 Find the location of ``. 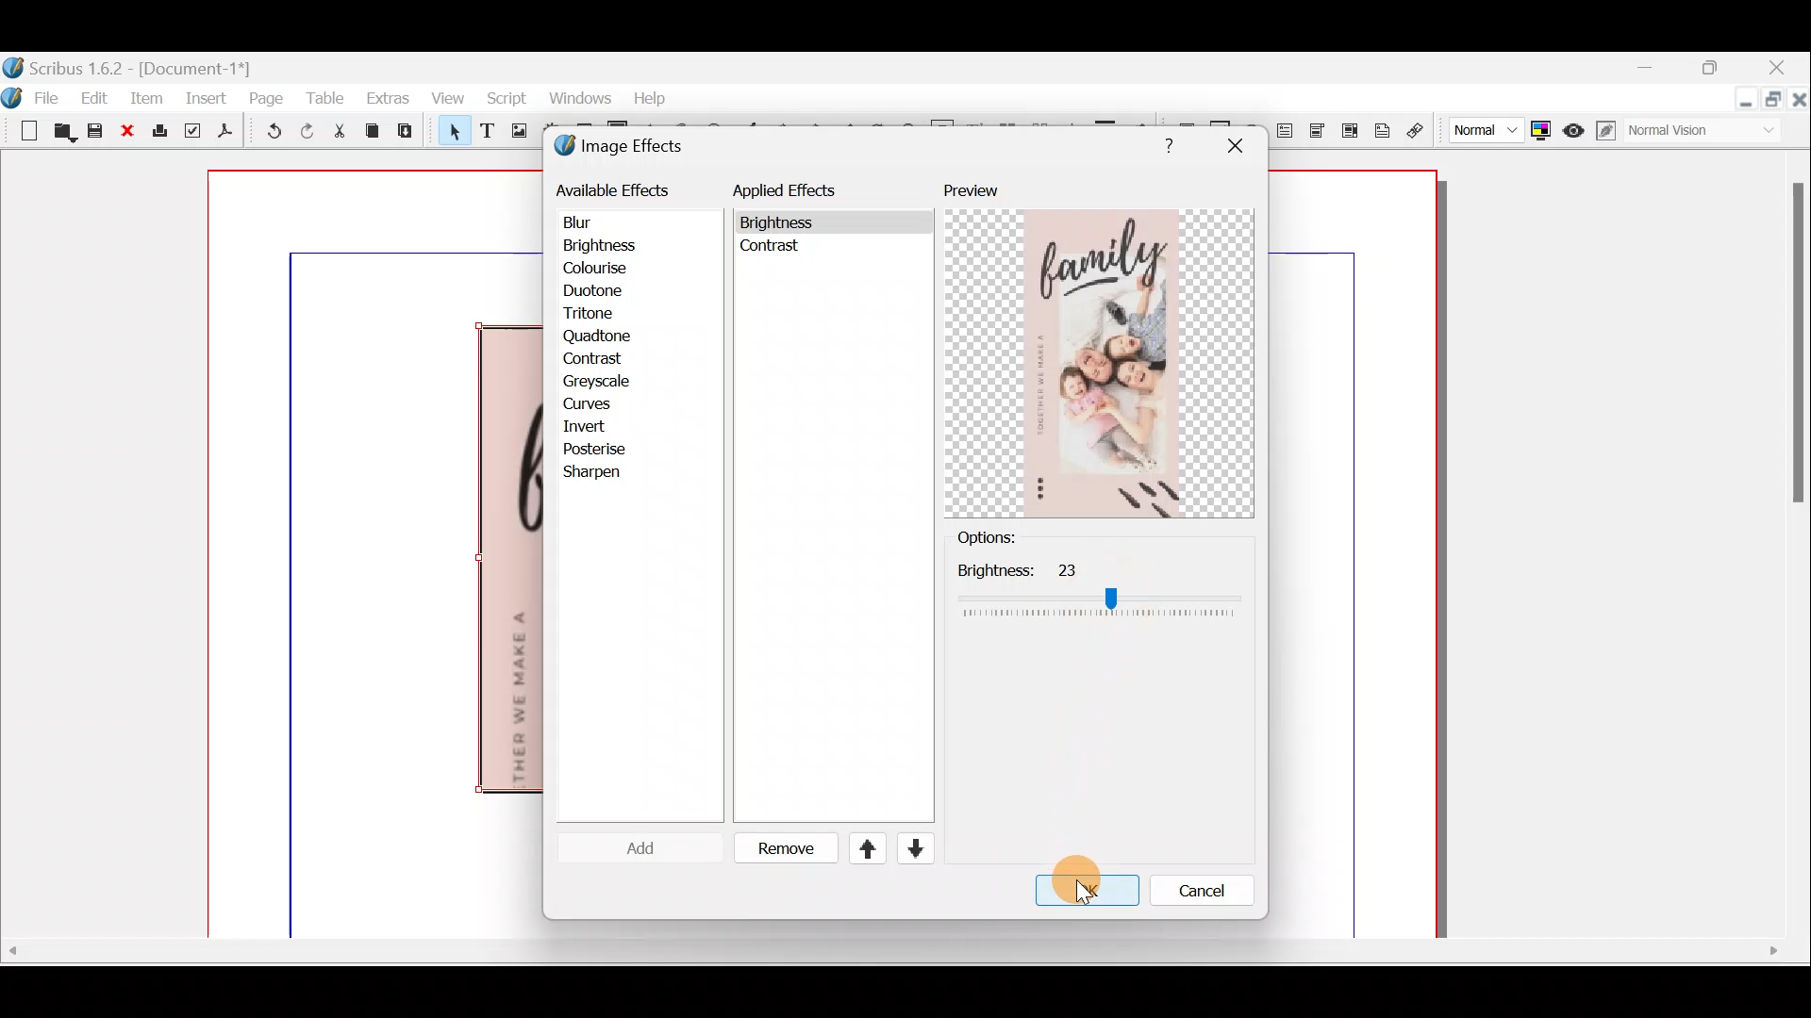

 is located at coordinates (1164, 142).